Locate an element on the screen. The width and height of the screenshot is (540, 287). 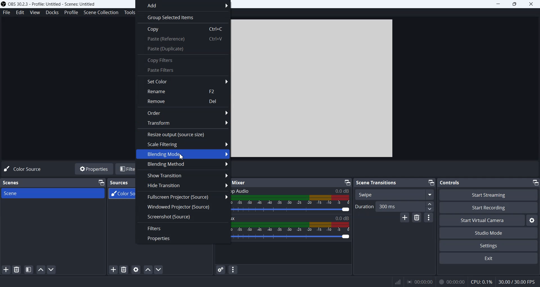
Remove is located at coordinates (183, 101).